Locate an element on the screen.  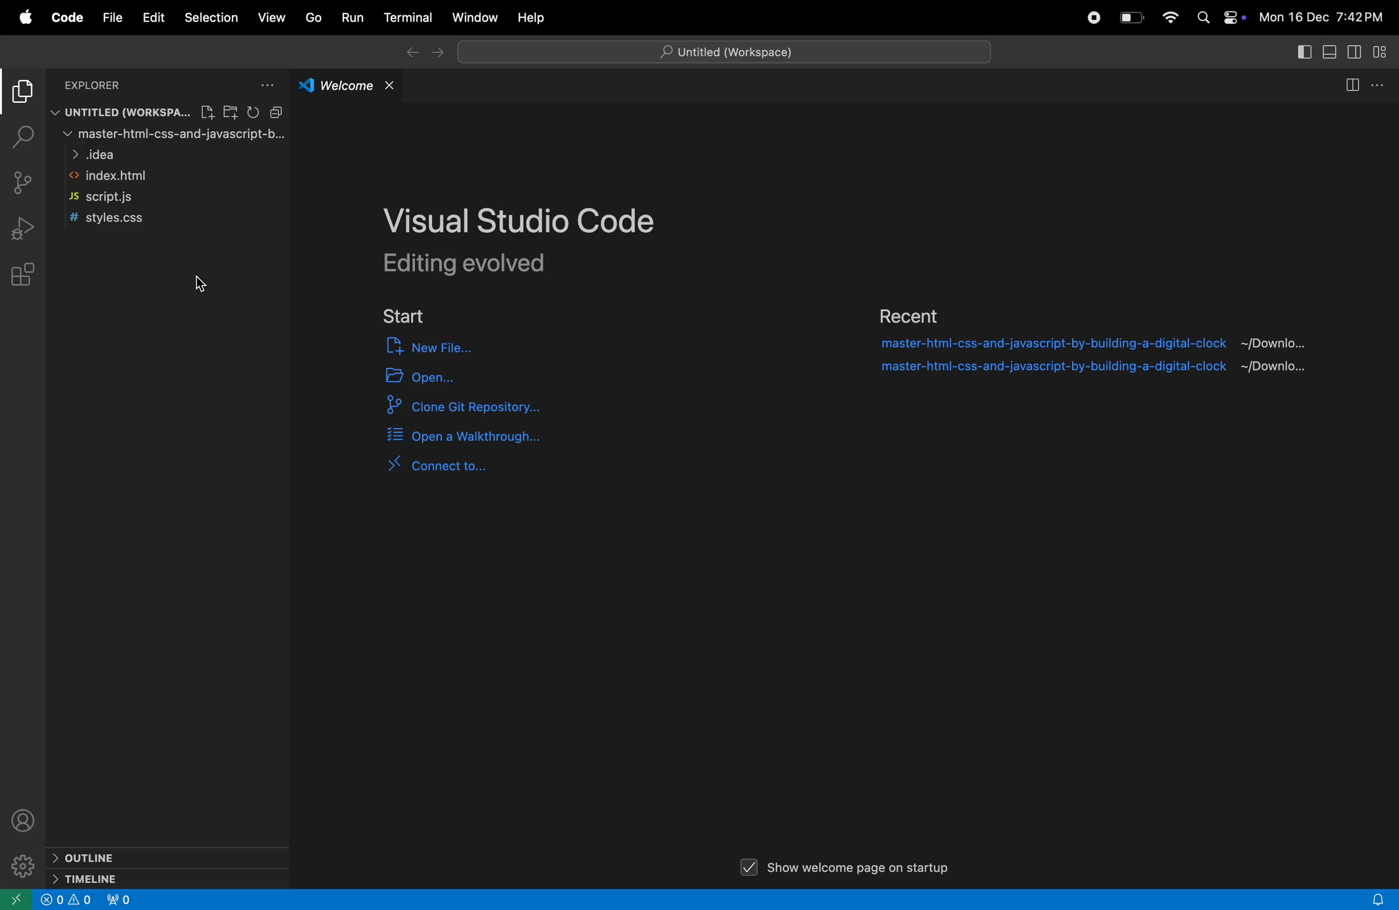
remove is located at coordinates (277, 112).